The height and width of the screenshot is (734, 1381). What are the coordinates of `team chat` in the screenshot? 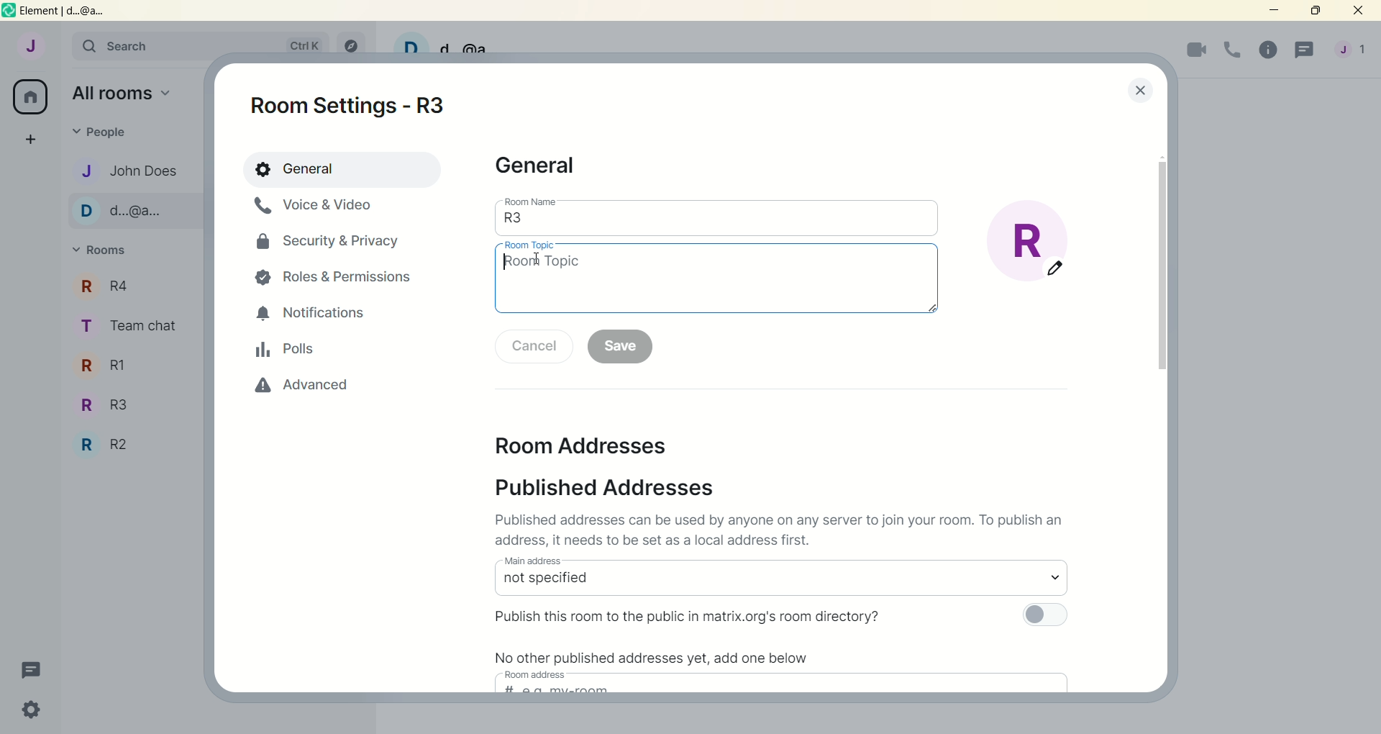 It's located at (129, 324).